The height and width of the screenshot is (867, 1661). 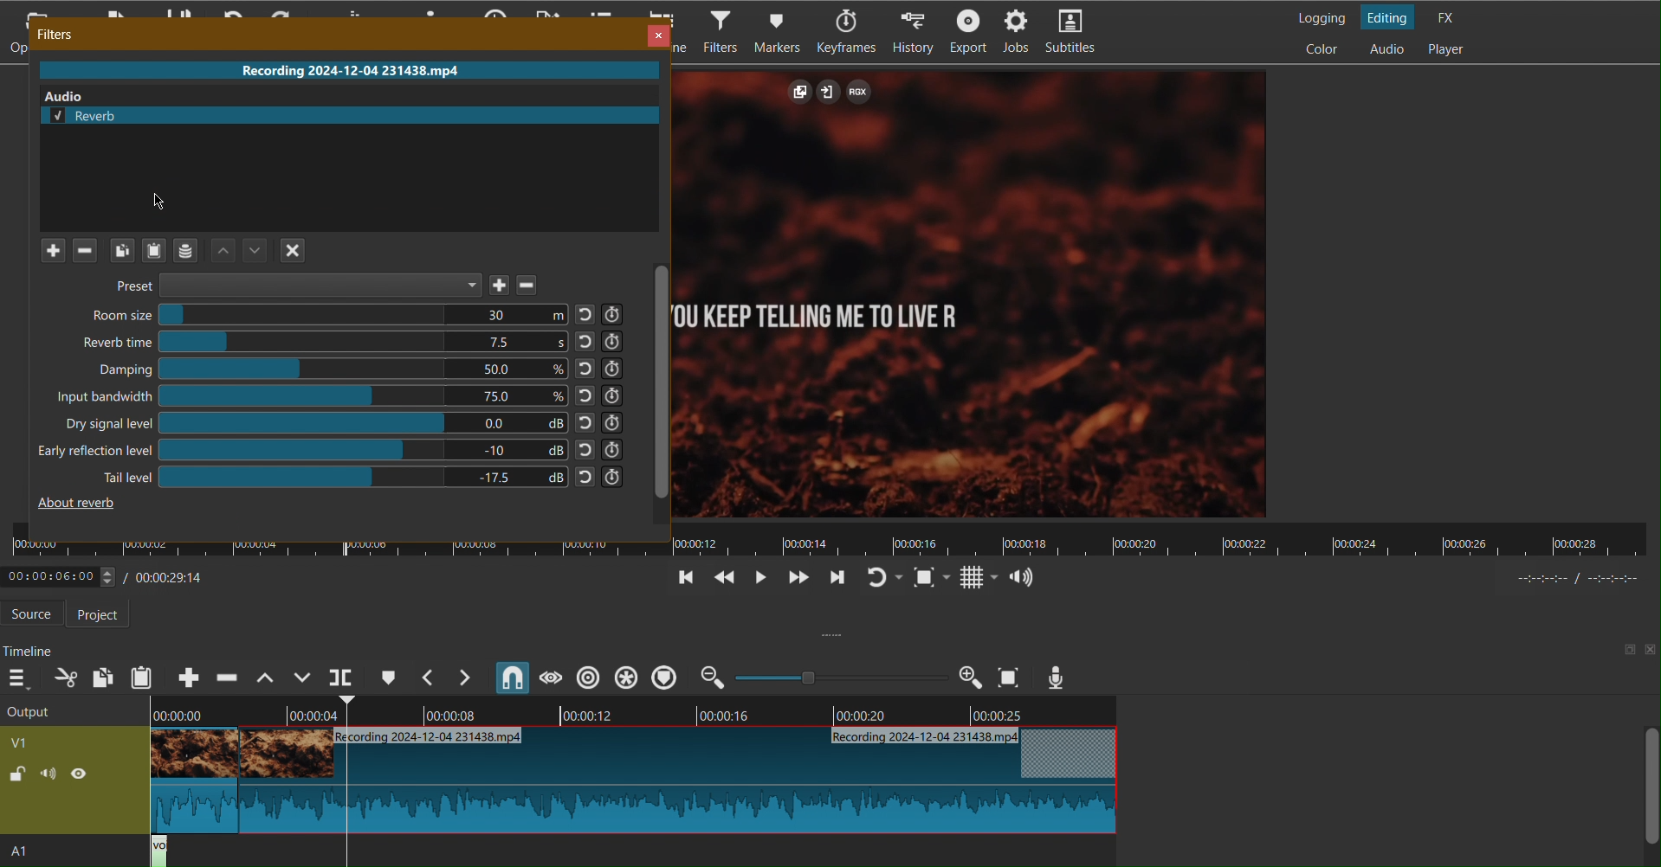 I want to click on Lift, so click(x=262, y=678).